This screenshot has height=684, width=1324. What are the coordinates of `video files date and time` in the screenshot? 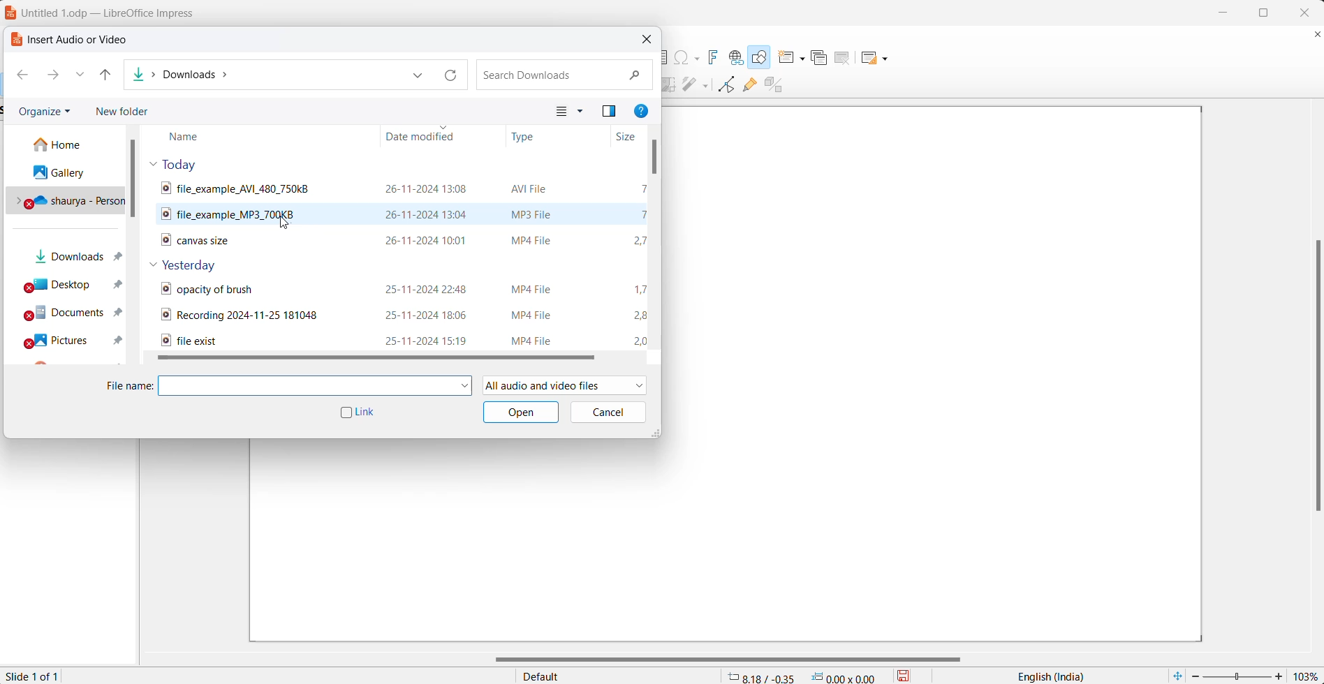 It's located at (428, 313).